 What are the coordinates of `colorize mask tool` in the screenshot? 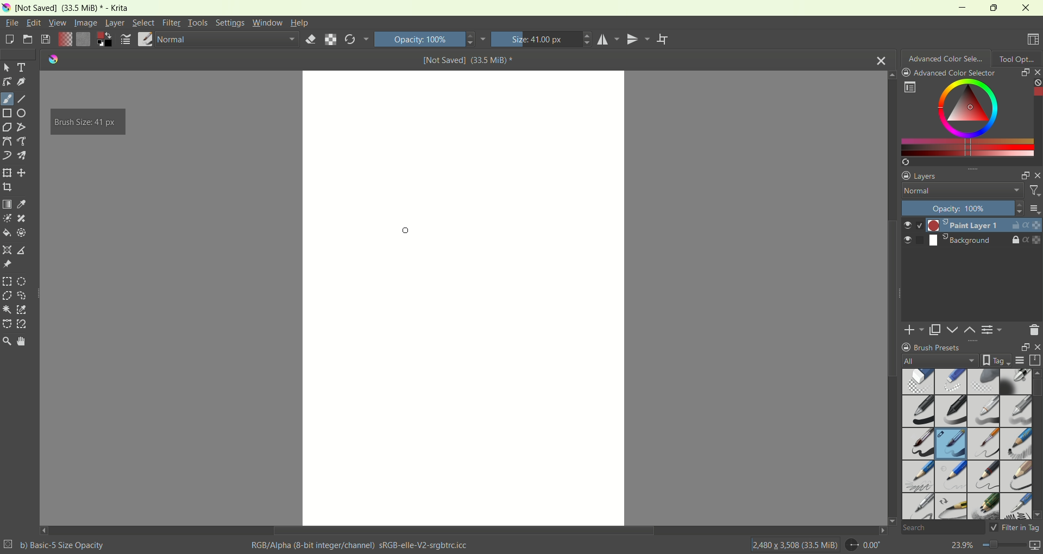 It's located at (8, 218).